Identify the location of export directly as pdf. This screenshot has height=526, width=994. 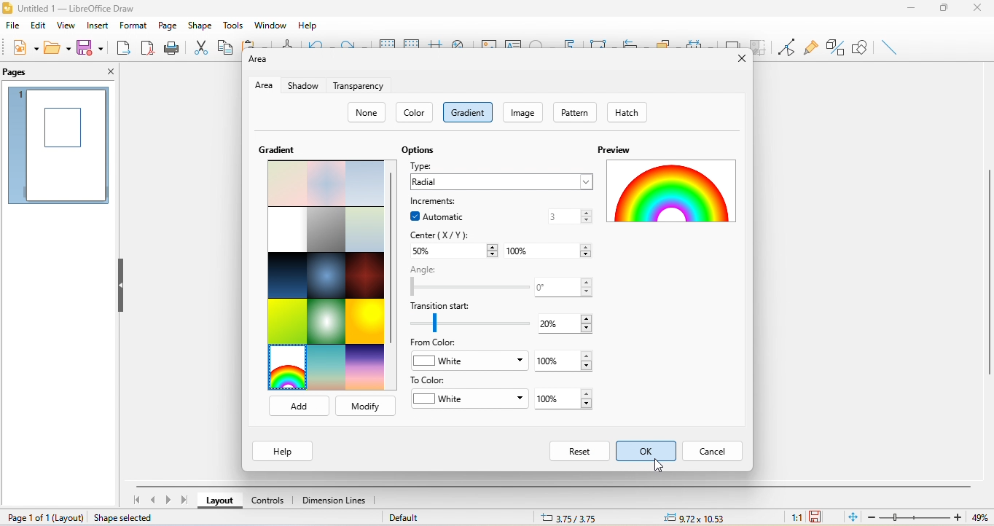
(146, 49).